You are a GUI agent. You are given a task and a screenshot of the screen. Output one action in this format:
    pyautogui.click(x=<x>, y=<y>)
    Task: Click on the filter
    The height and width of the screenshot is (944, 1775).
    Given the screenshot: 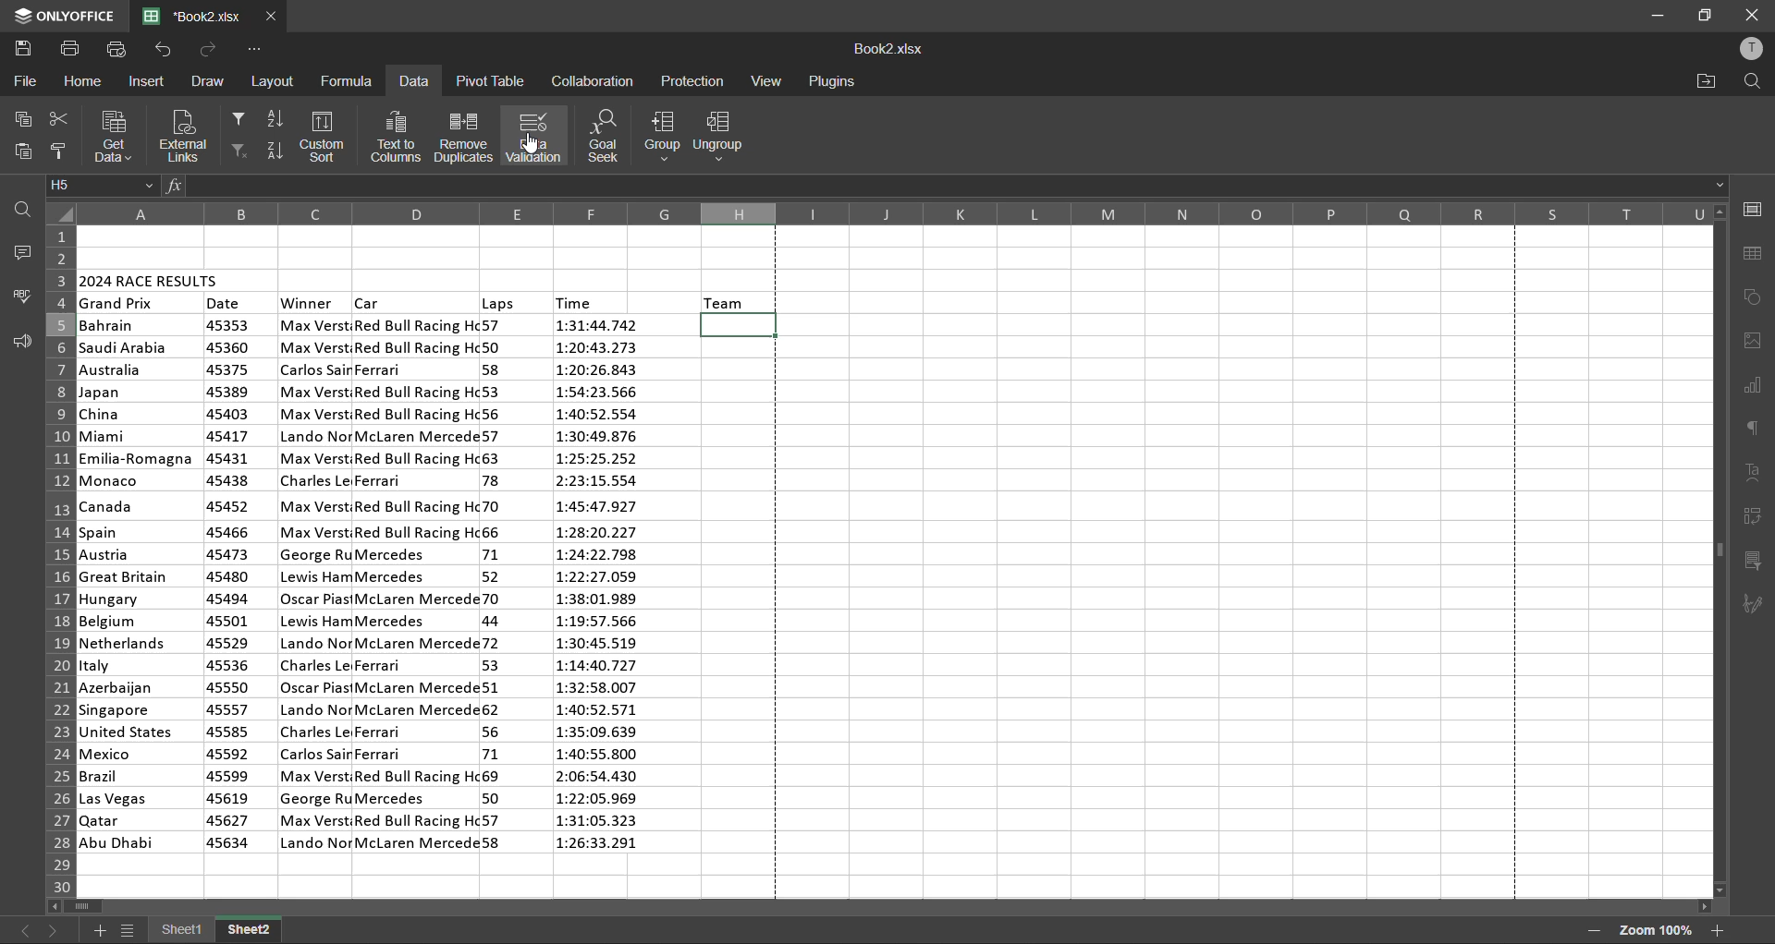 What is the action you would take?
    pyautogui.click(x=237, y=116)
    